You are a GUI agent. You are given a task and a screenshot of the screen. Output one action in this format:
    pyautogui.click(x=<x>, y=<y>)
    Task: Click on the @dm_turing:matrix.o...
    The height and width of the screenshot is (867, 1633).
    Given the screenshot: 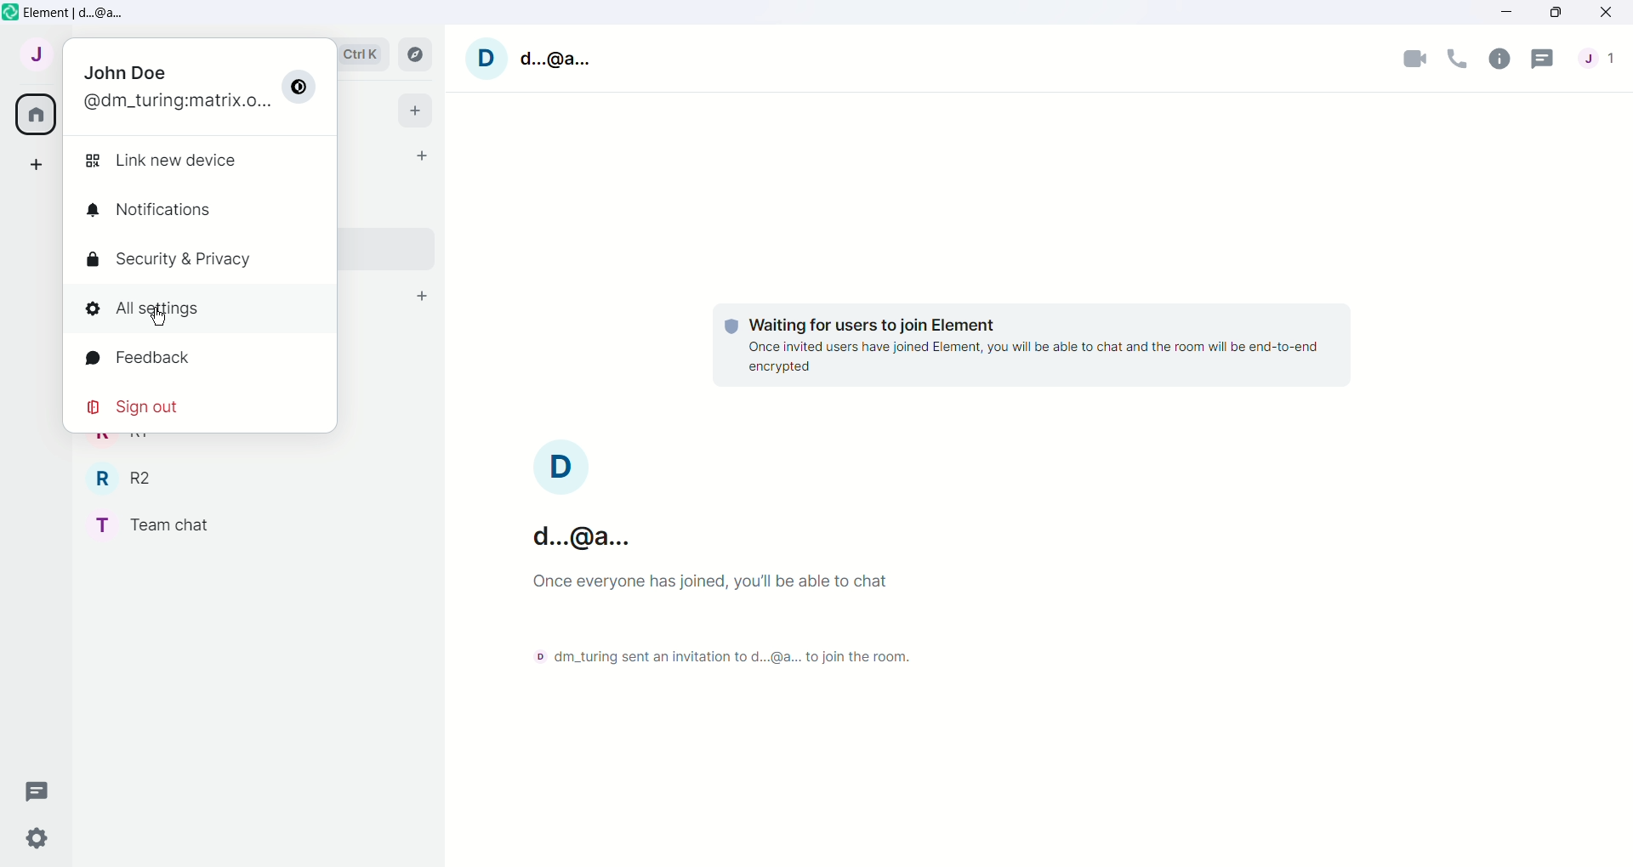 What is the action you would take?
    pyautogui.click(x=179, y=101)
    